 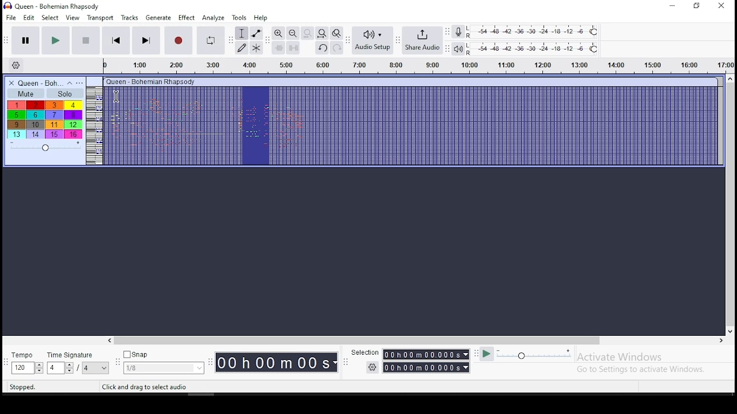 I want to click on time signature, so click(x=79, y=363).